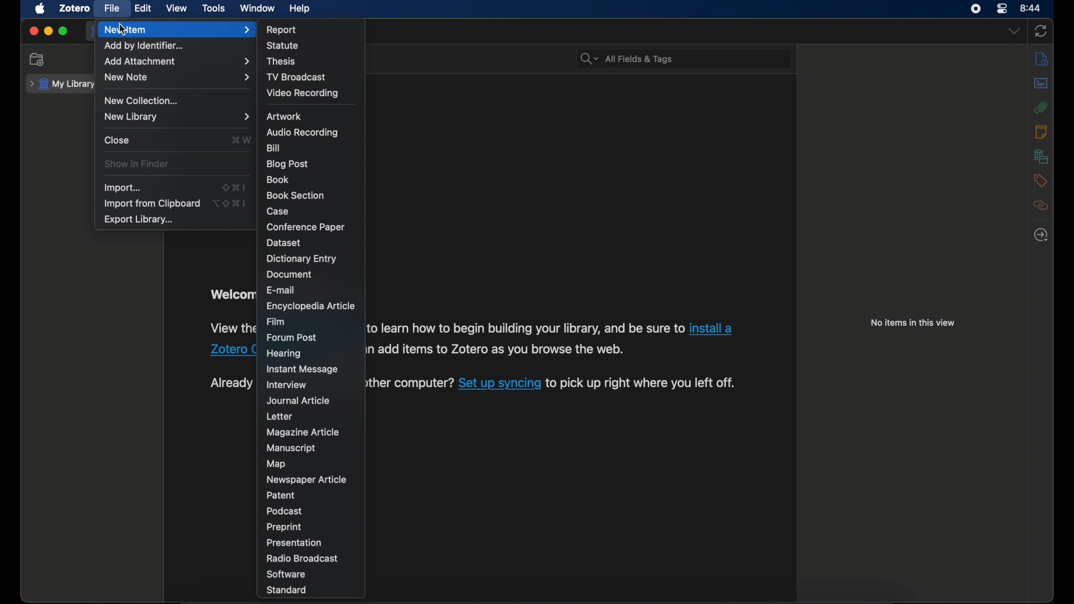 This screenshot has width=1074, height=604. What do you see at coordinates (278, 179) in the screenshot?
I see `book` at bounding box center [278, 179].